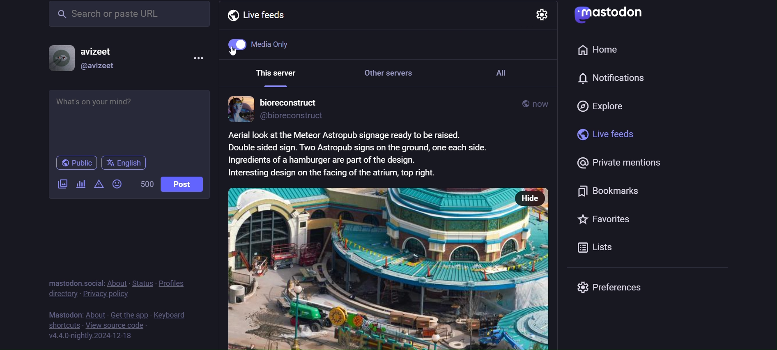 This screenshot has width=777, height=350. I want to click on Live feeds, so click(260, 17).